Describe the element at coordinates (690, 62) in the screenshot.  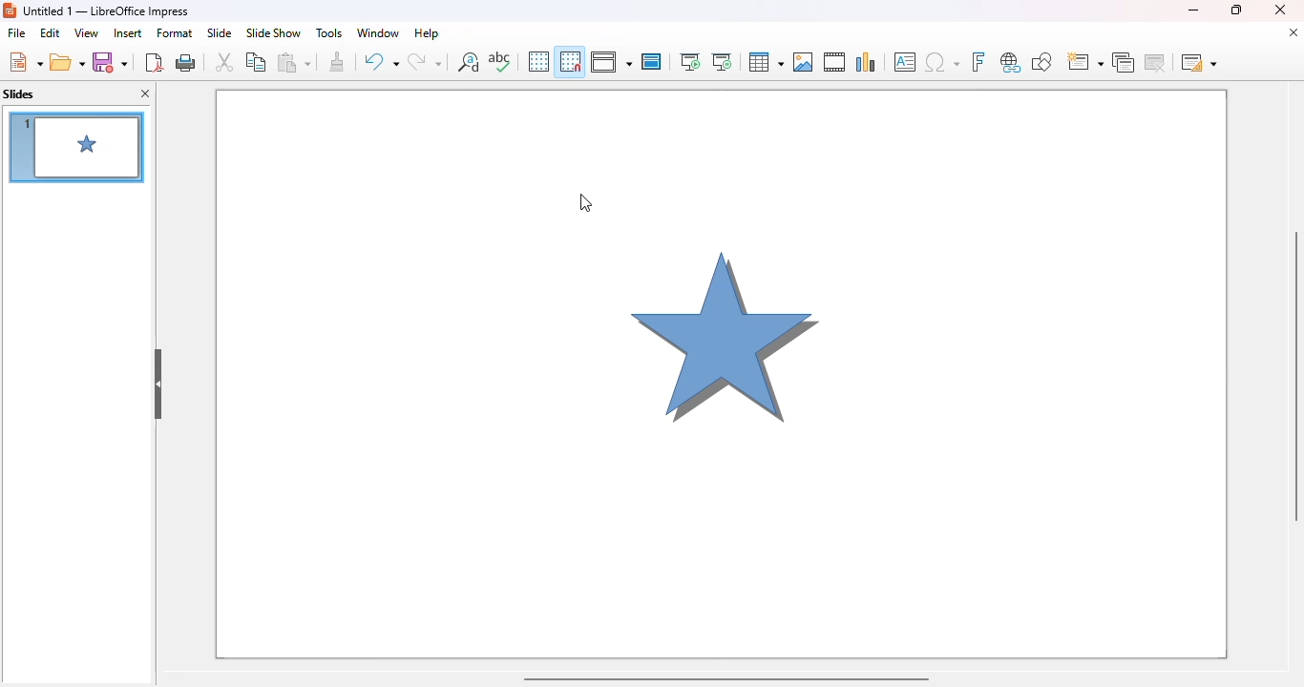
I see `start from first slide` at that location.